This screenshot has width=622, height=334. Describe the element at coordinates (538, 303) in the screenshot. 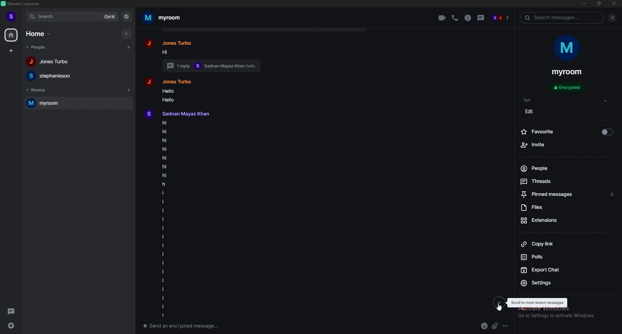

I see `scroll to most recent messages` at that location.